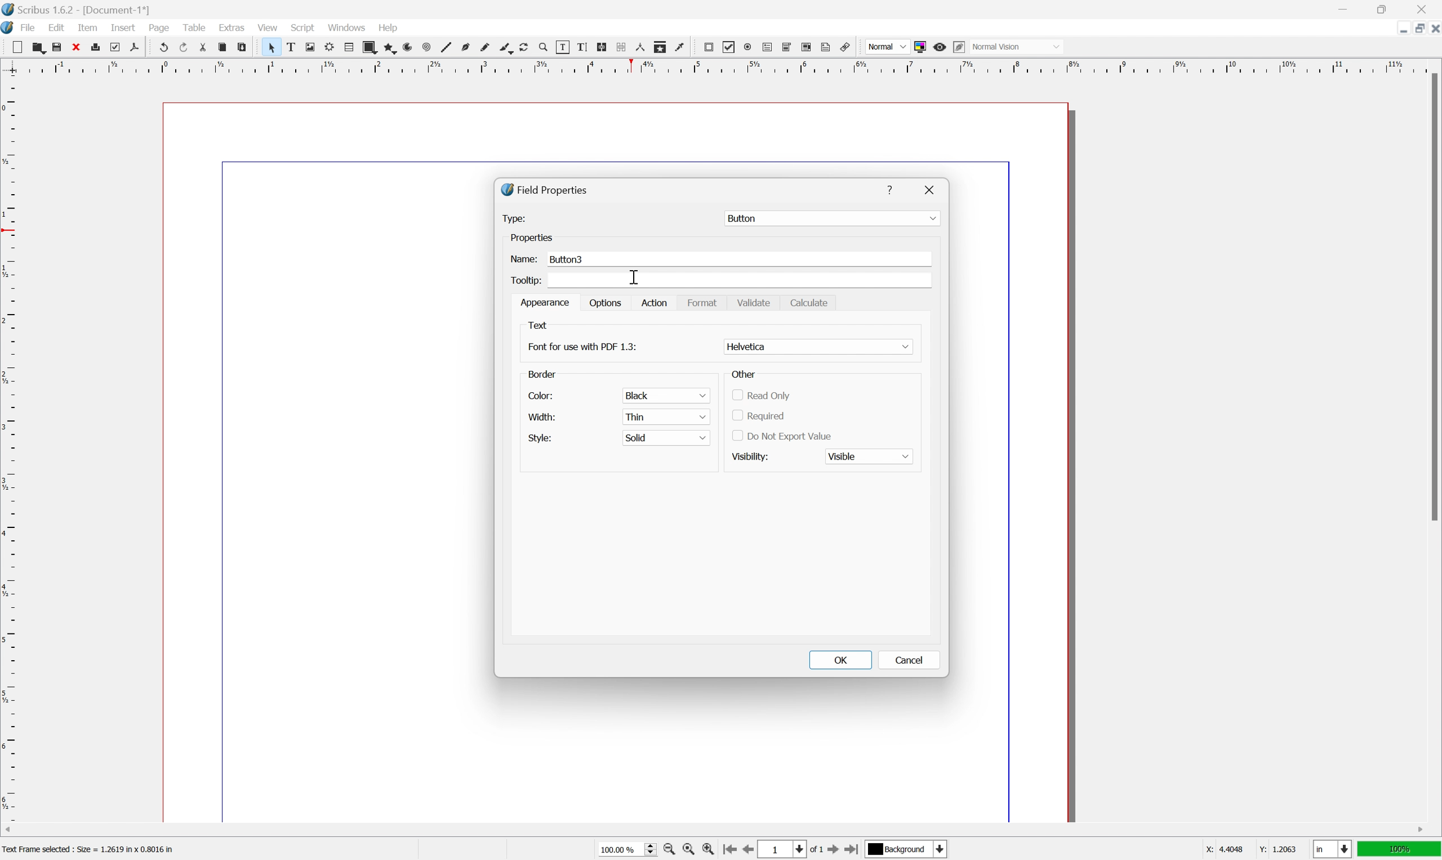 This screenshot has height=860, width=1442. I want to click on Visible, so click(870, 455).